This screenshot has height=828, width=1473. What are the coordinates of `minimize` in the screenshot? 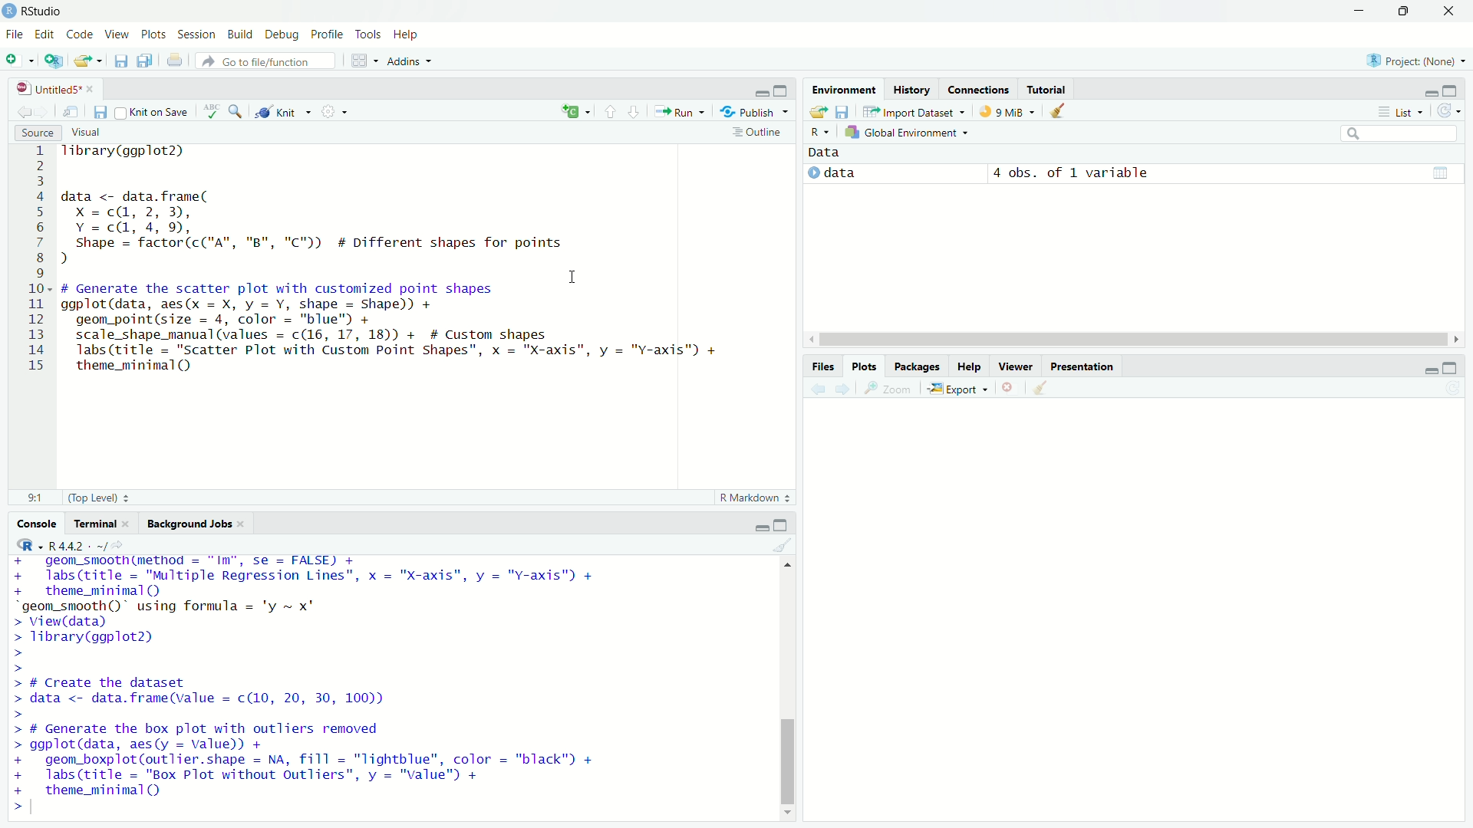 It's located at (760, 93).